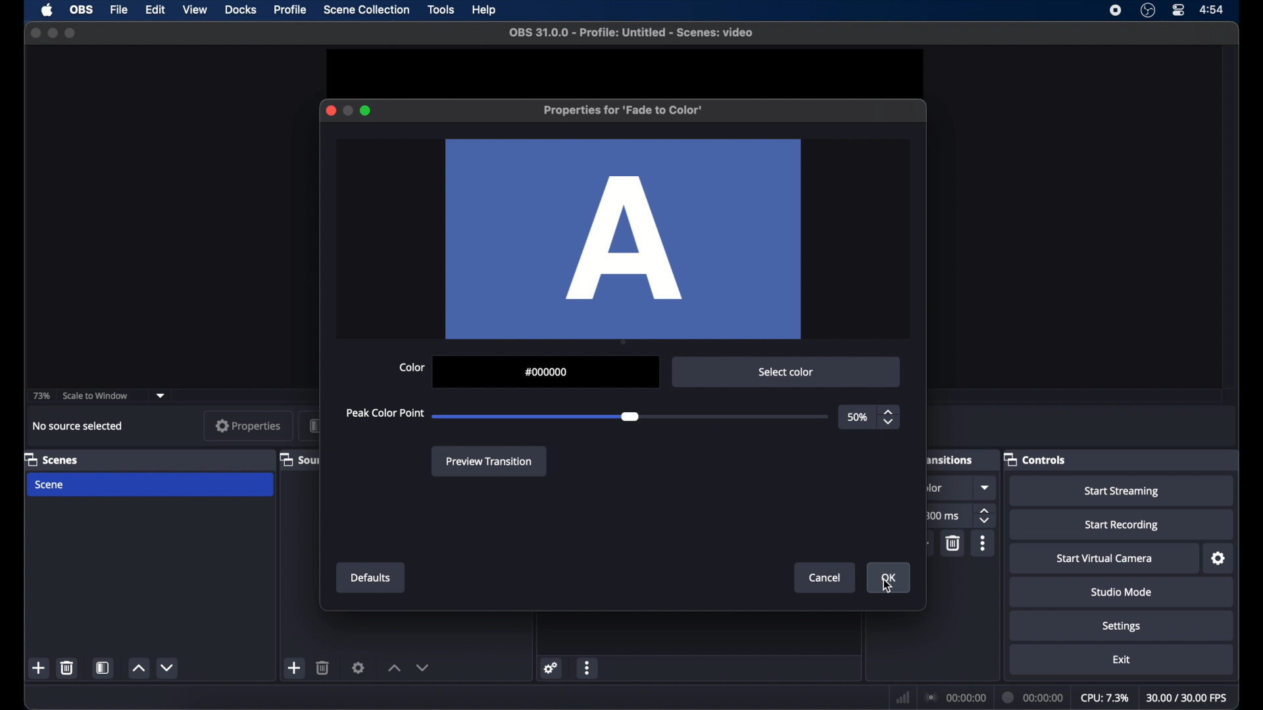 The image size is (1263, 710). Describe the element at coordinates (1116, 11) in the screenshot. I see `screen recorder icon` at that location.